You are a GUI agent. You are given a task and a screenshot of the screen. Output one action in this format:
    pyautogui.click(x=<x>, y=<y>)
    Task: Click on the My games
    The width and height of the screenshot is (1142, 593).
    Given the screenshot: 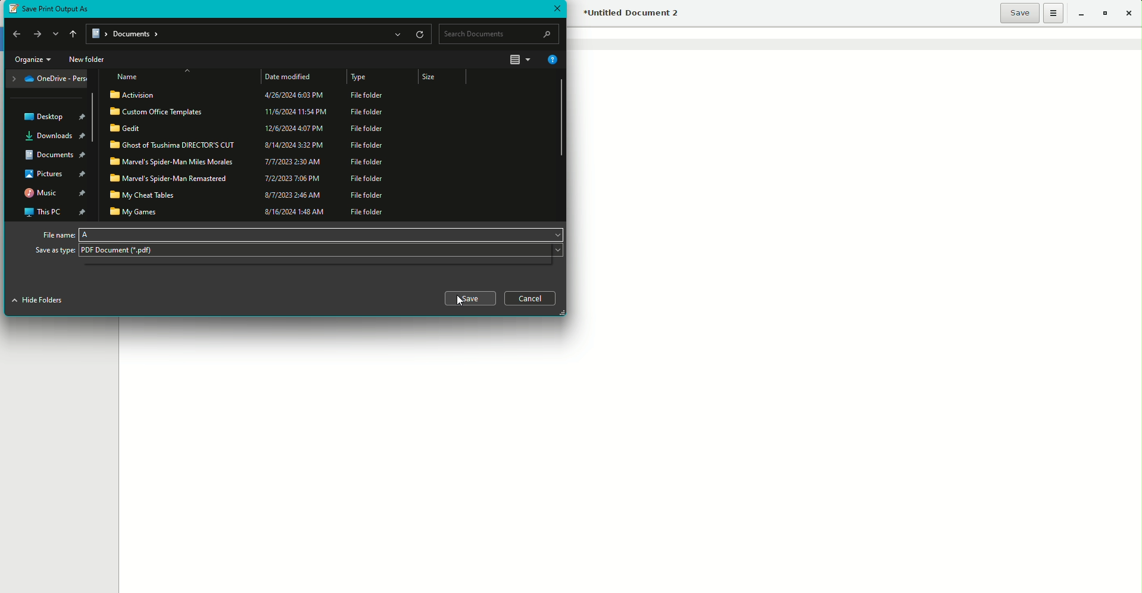 What is the action you would take?
    pyautogui.click(x=252, y=211)
    